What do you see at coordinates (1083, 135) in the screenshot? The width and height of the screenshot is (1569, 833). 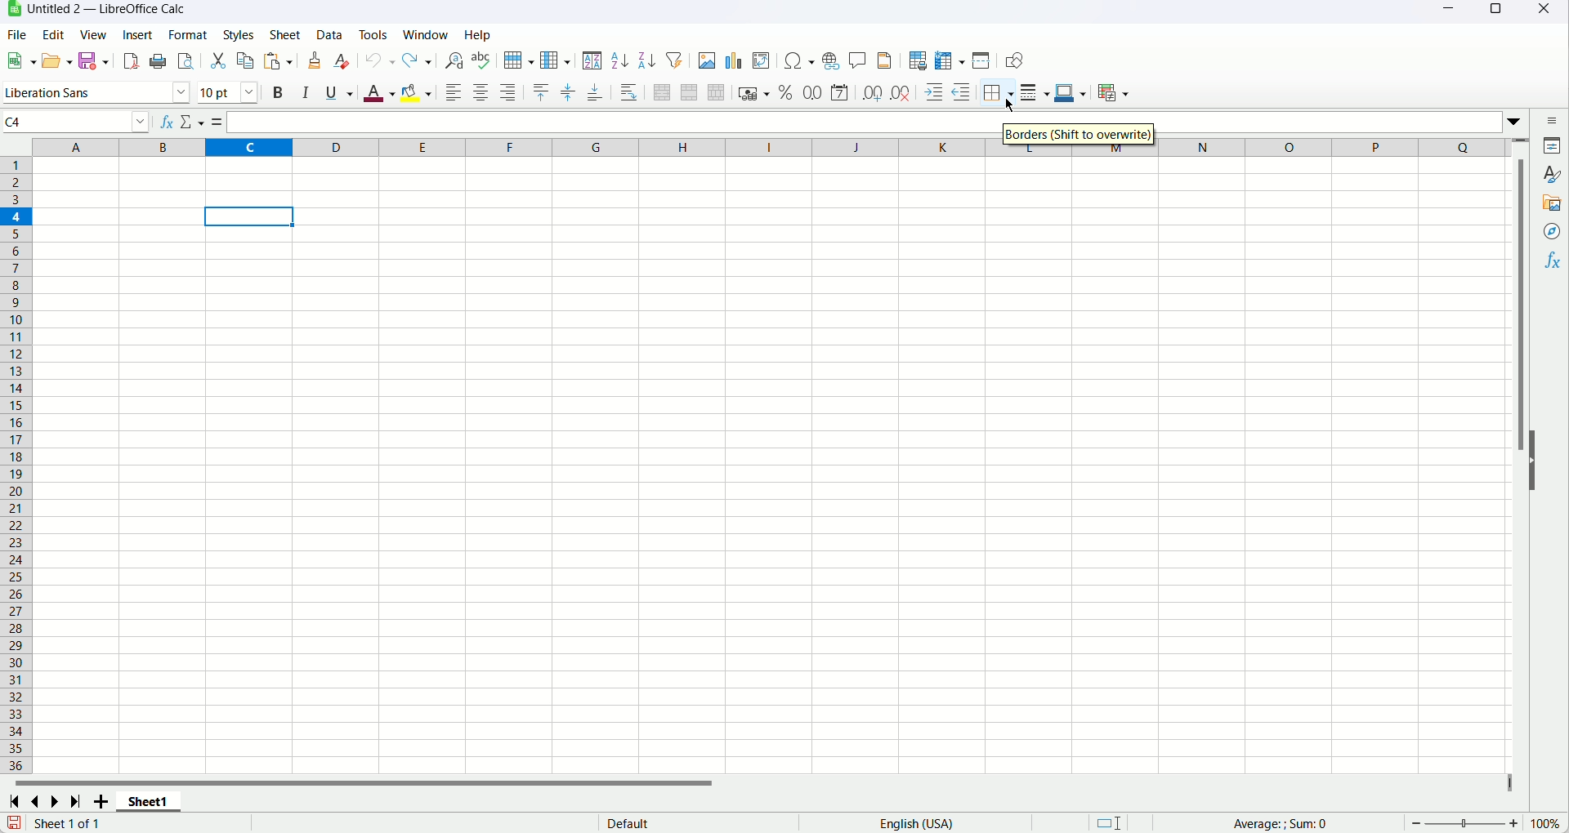 I see `Borders` at bounding box center [1083, 135].